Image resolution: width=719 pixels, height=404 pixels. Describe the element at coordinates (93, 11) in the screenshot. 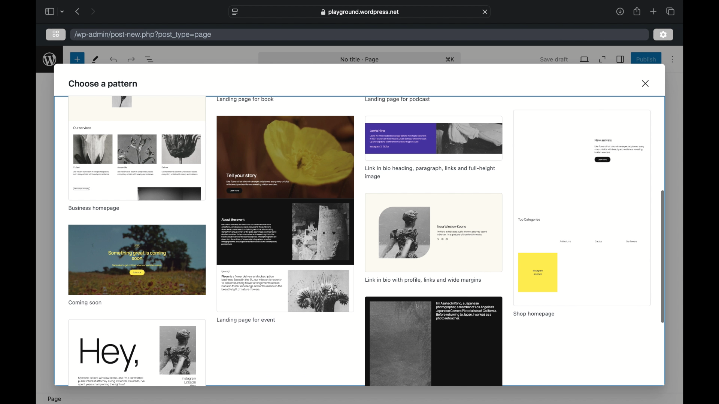

I see `next page` at that location.